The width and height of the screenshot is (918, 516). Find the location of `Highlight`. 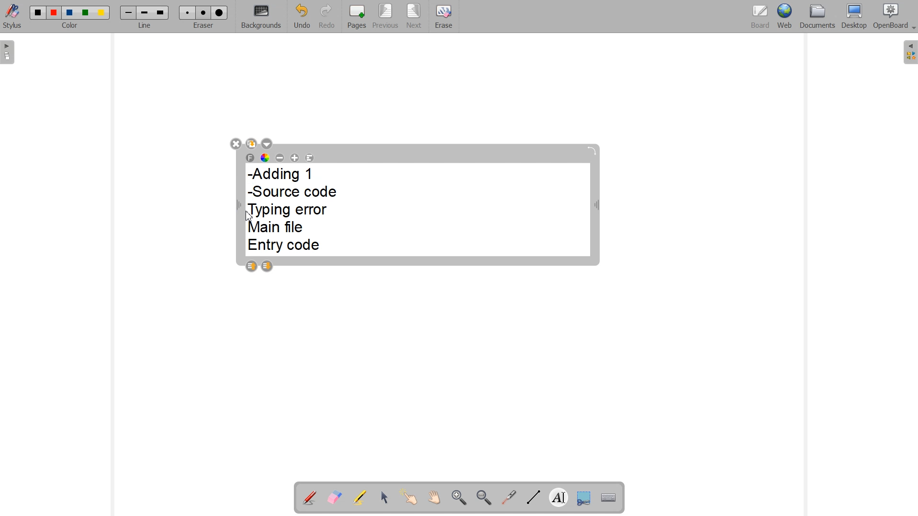

Highlight is located at coordinates (360, 497).